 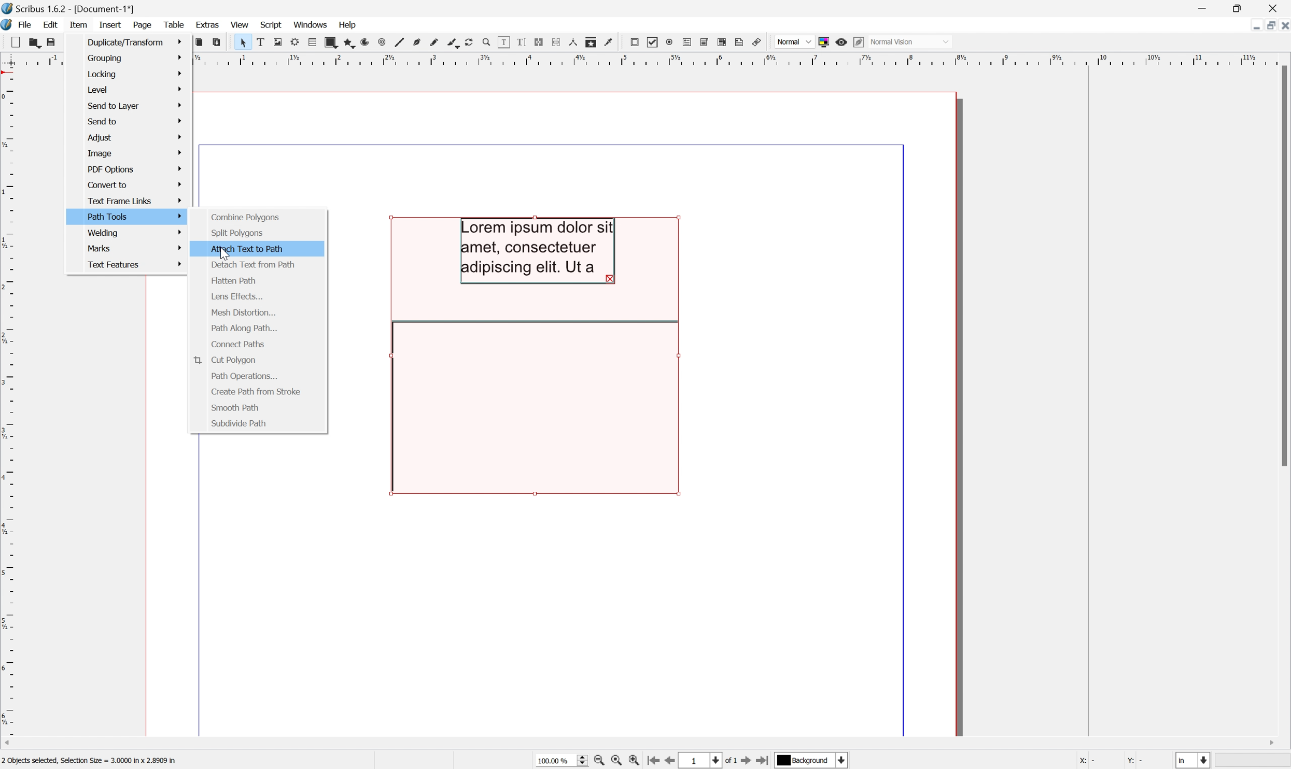 What do you see at coordinates (135, 122) in the screenshot?
I see `Send to` at bounding box center [135, 122].